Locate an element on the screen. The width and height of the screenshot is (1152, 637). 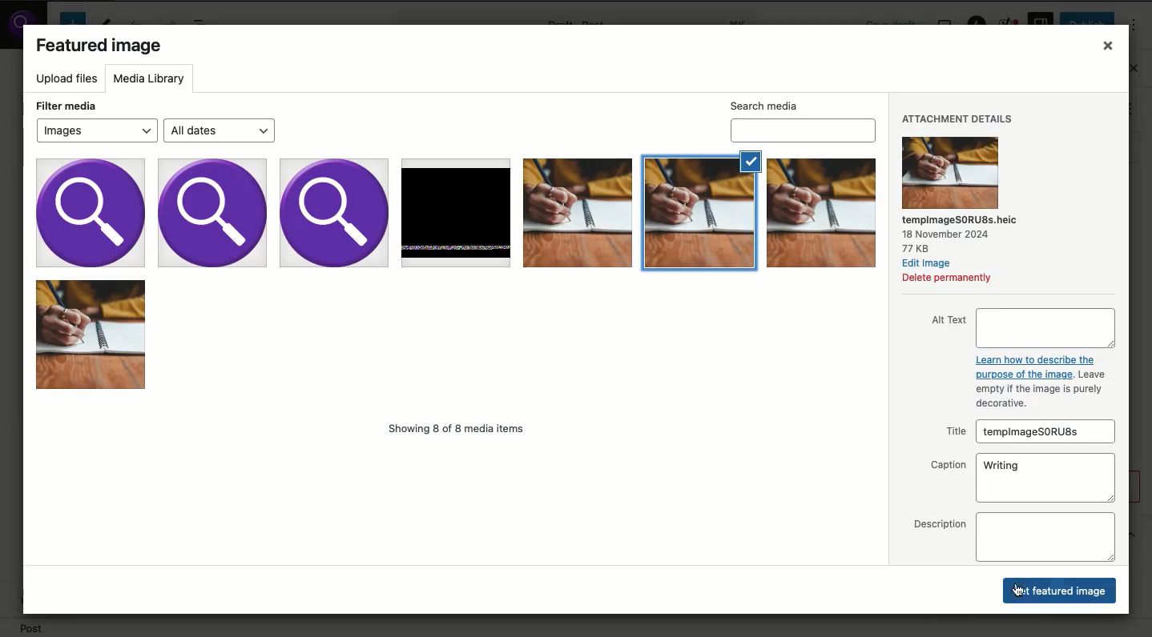
Image is located at coordinates (91, 335).